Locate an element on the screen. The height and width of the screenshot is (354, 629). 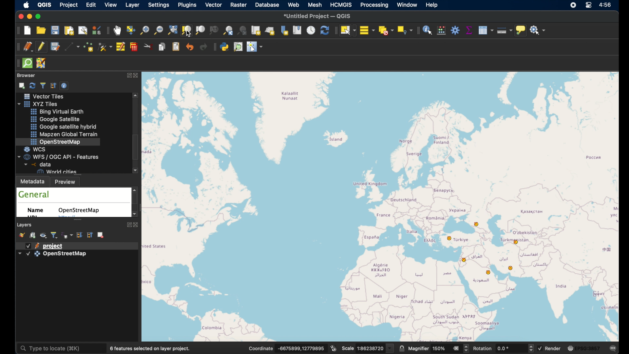
time is located at coordinates (606, 6).